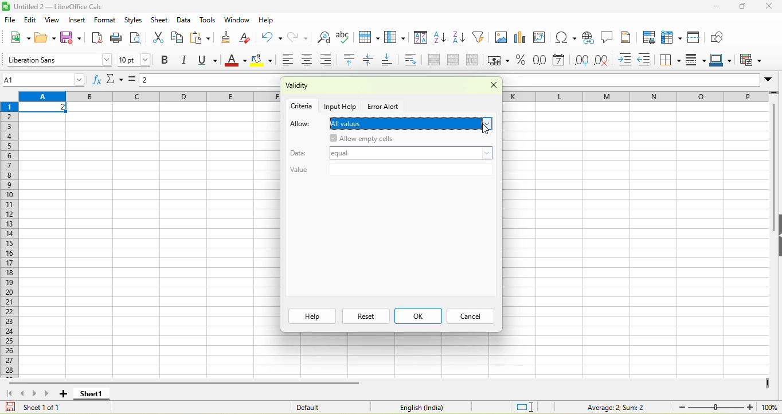 The width and height of the screenshot is (782, 414). What do you see at coordinates (366, 316) in the screenshot?
I see `reset` at bounding box center [366, 316].